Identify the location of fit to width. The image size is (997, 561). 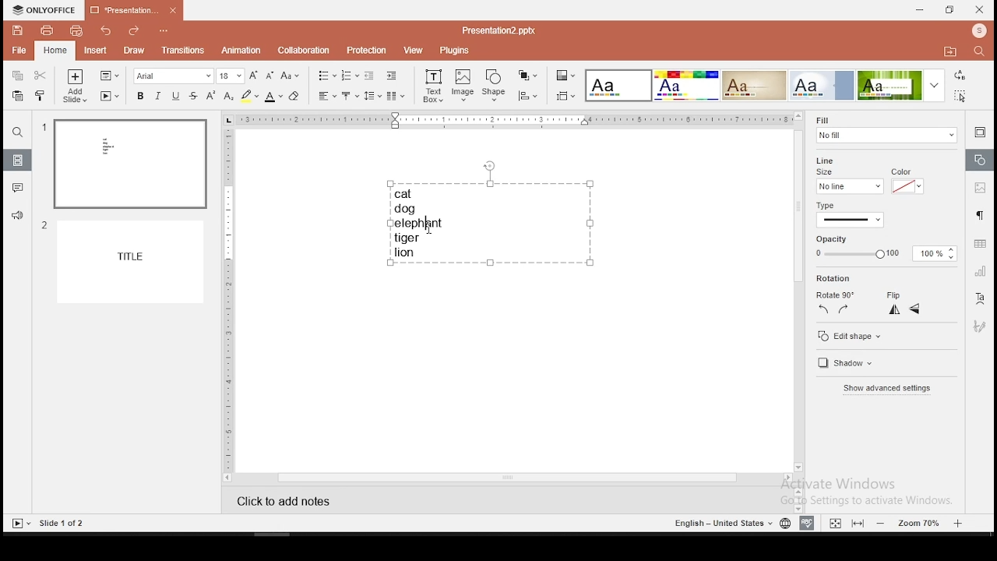
(833, 522).